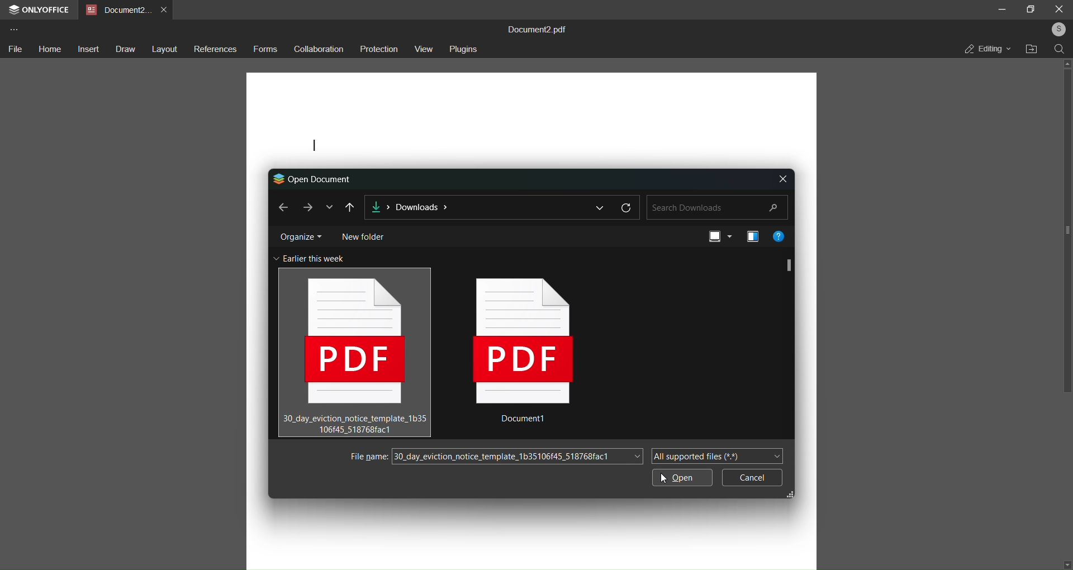  Describe the element at coordinates (367, 457) in the screenshot. I see `file name` at that location.